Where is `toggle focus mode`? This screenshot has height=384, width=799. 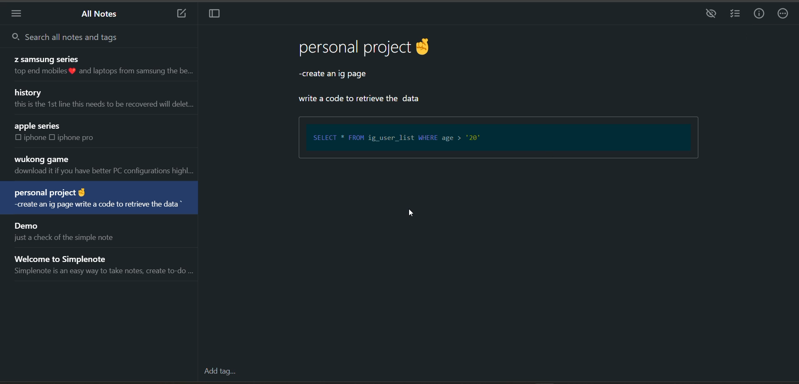 toggle focus mode is located at coordinates (216, 15).